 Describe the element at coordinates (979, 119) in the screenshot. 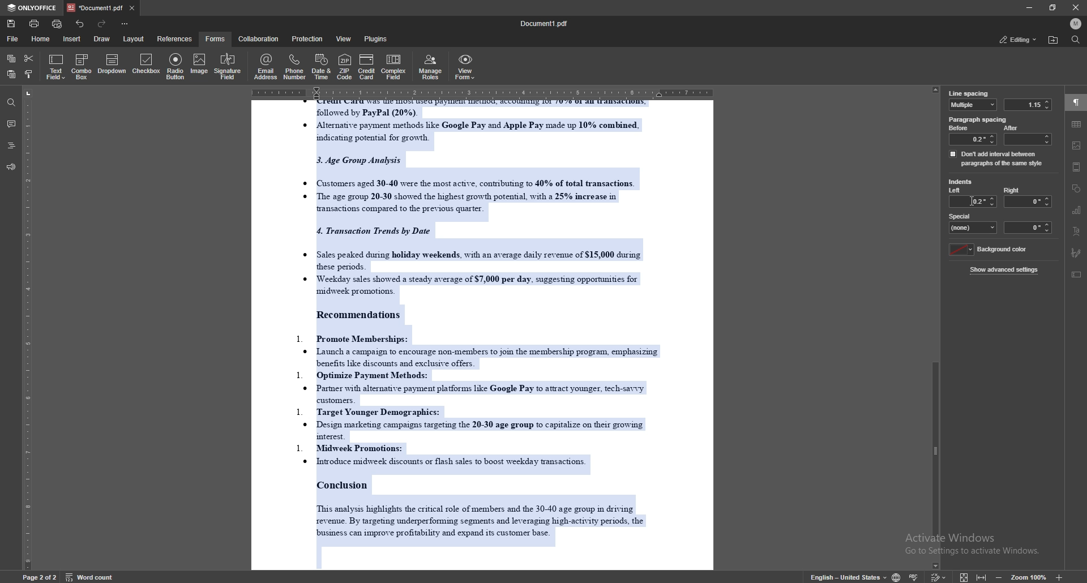

I see `paragraph spacing` at that location.